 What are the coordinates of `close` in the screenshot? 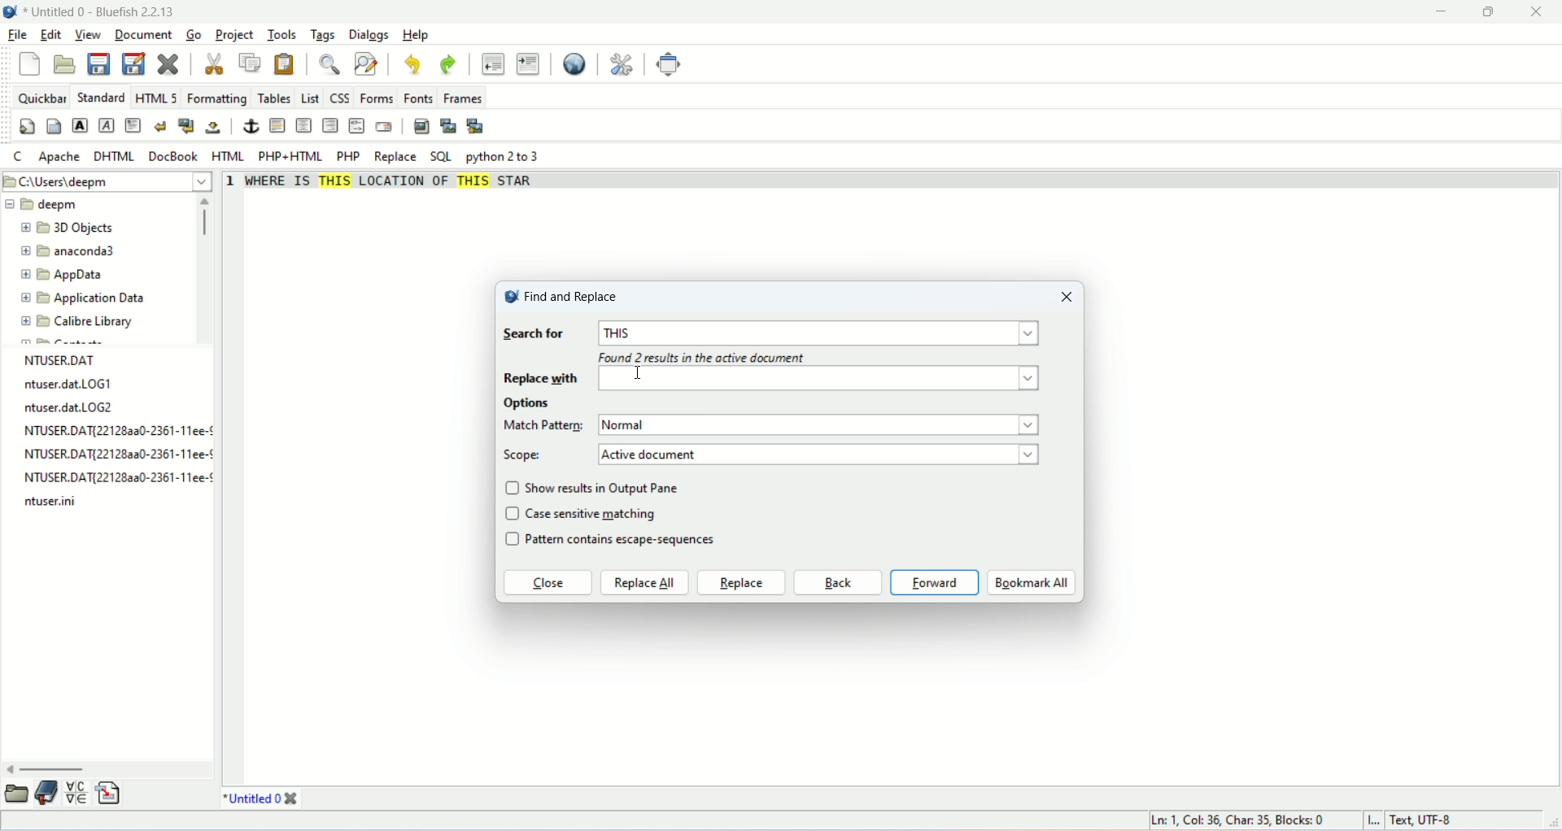 It's located at (547, 585).